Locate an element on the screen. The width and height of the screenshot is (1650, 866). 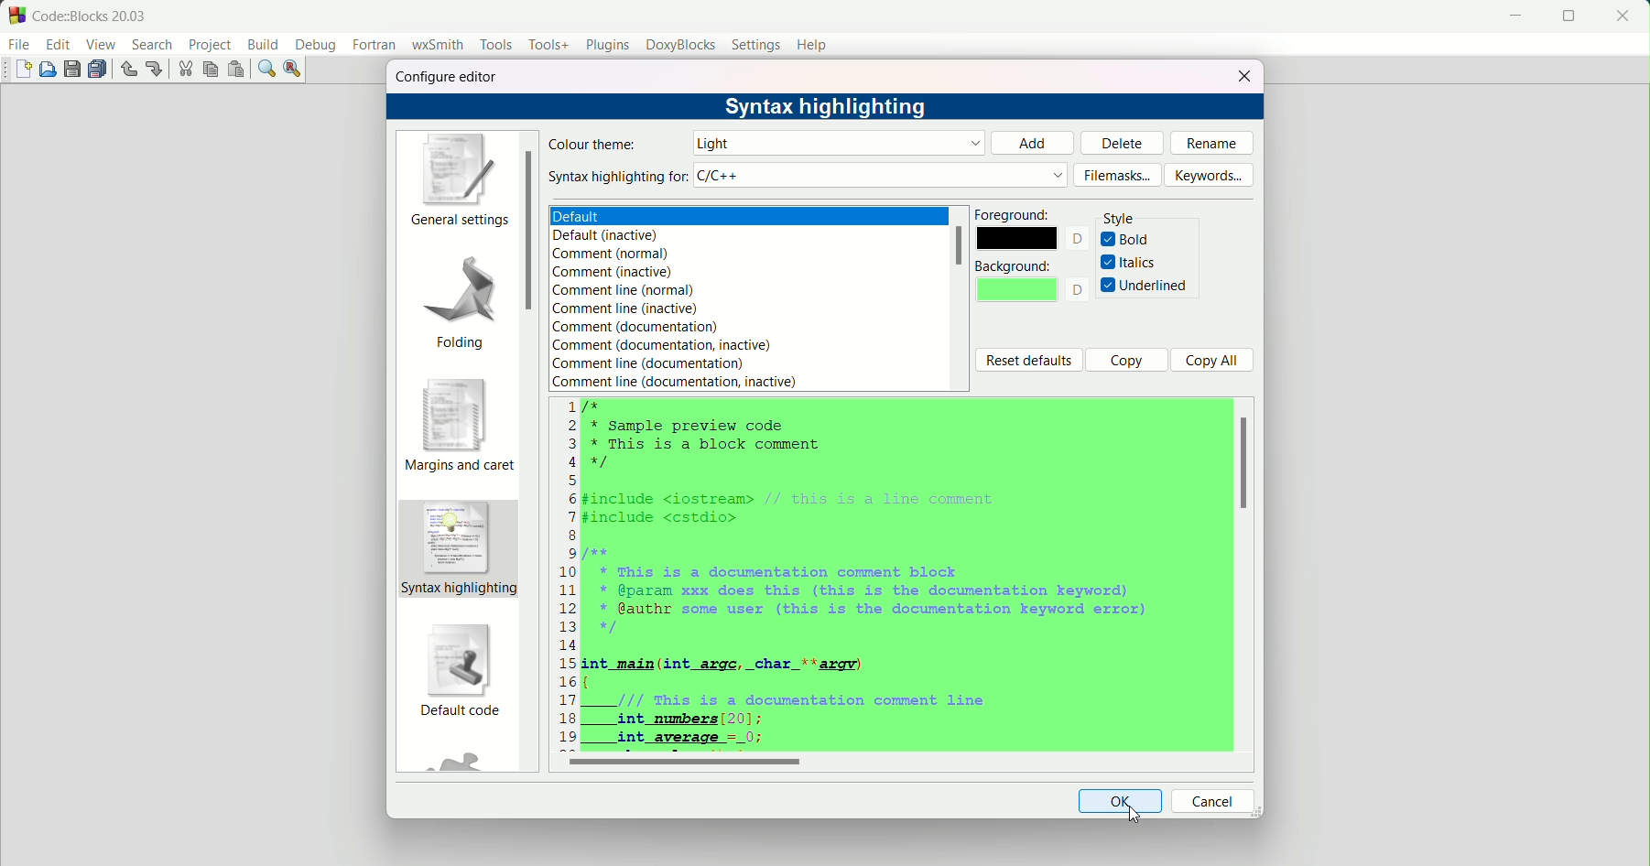
find and replace is located at coordinates (293, 70).